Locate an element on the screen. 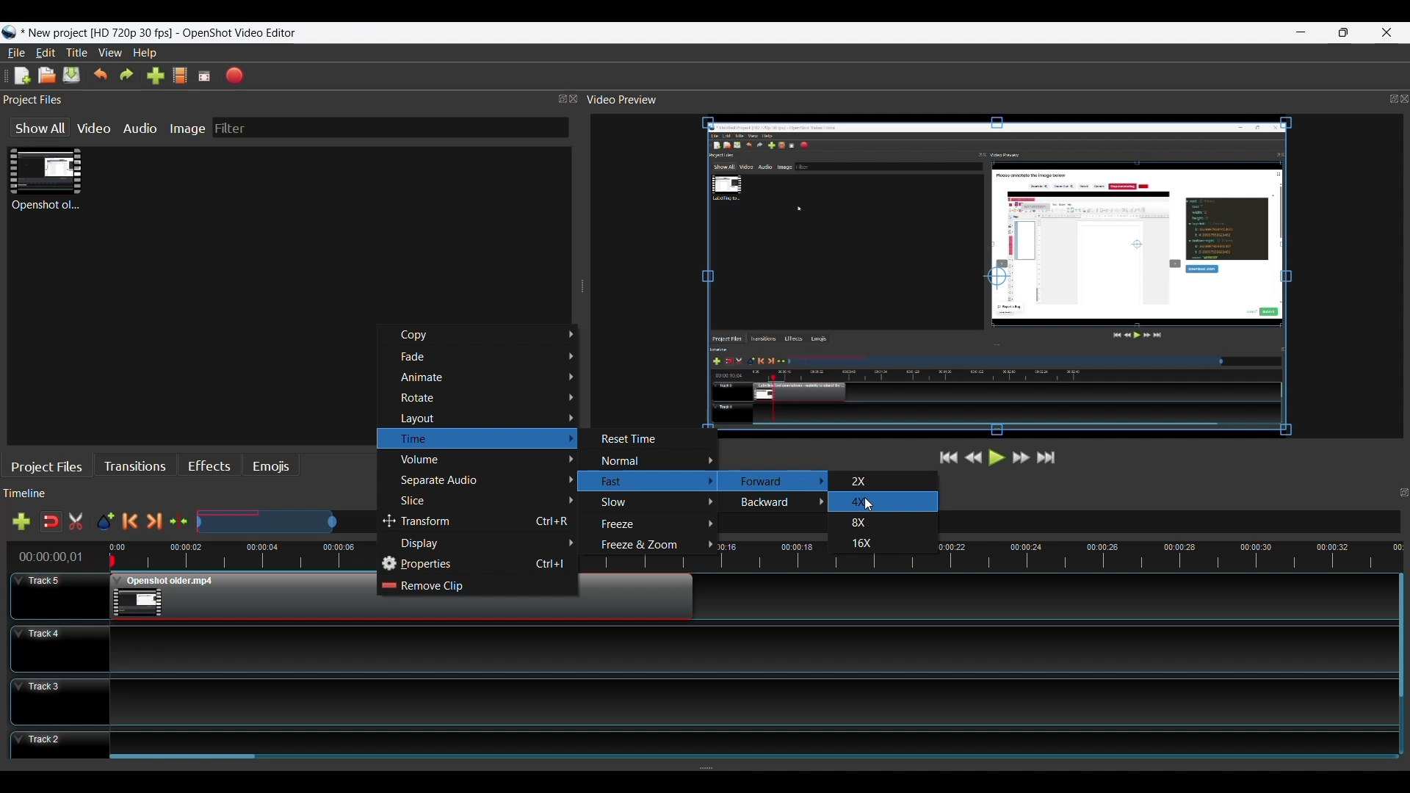 The width and height of the screenshot is (1410, 793). Rewind is located at coordinates (975, 457).